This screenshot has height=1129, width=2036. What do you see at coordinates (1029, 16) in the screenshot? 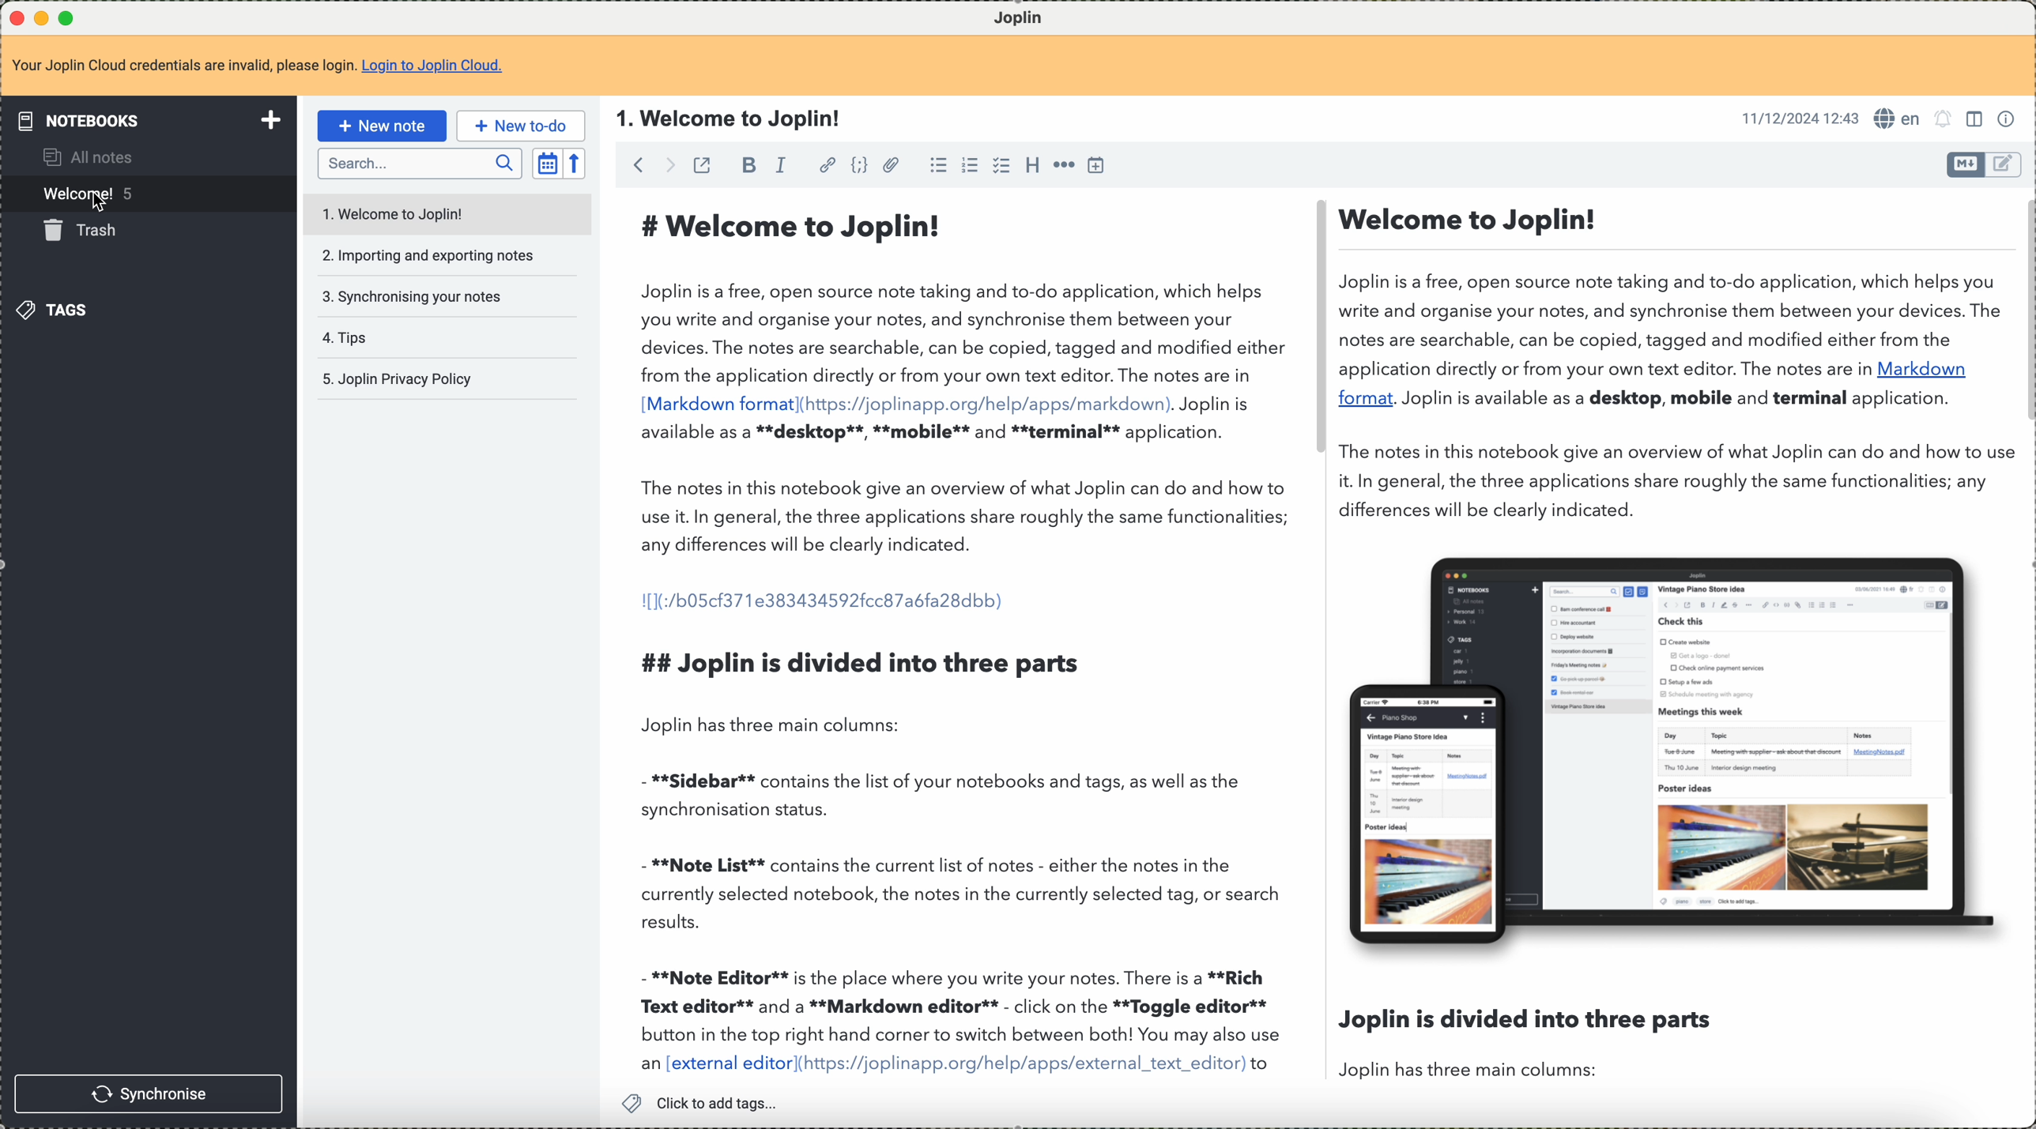
I see `Joplin` at bounding box center [1029, 16].